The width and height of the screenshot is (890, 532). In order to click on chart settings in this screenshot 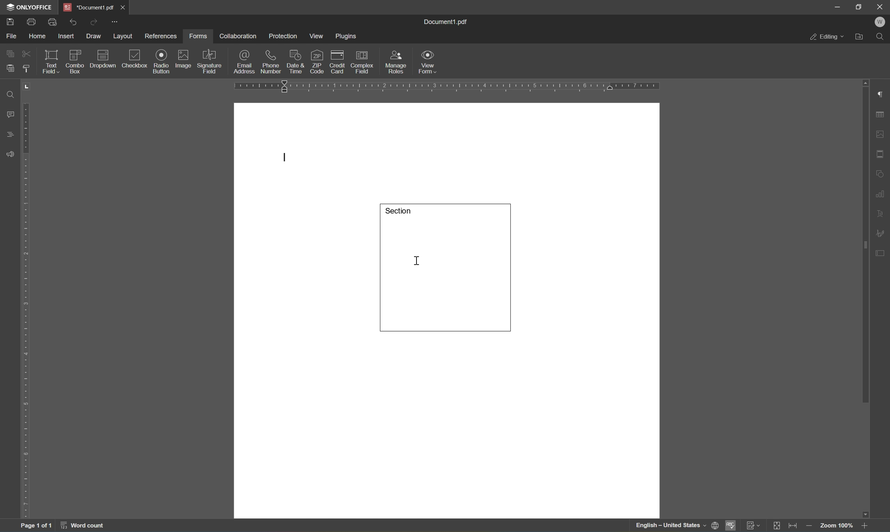, I will do `click(882, 194)`.